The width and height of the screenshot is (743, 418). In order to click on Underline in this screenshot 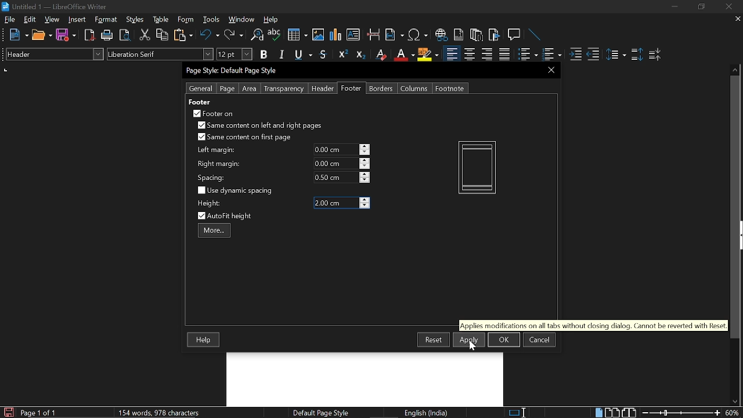, I will do `click(403, 55)`.